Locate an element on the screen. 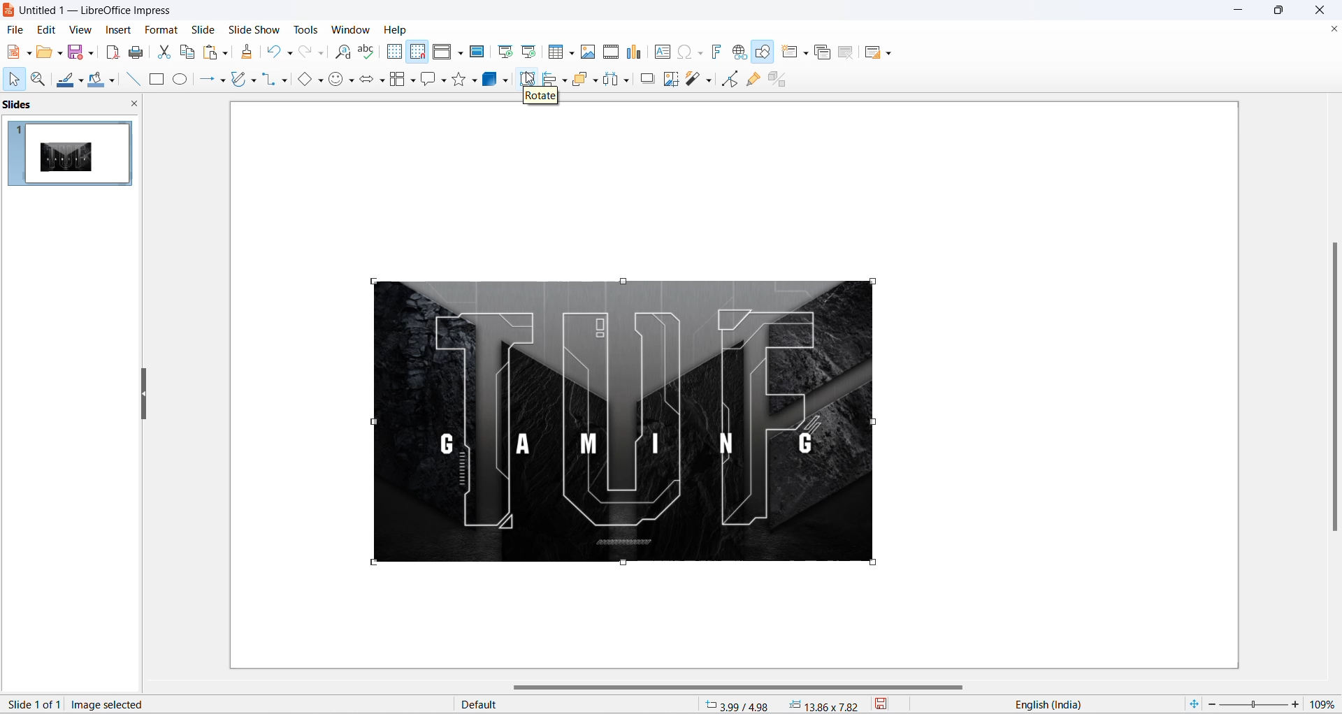  line color is located at coordinates (65, 81).